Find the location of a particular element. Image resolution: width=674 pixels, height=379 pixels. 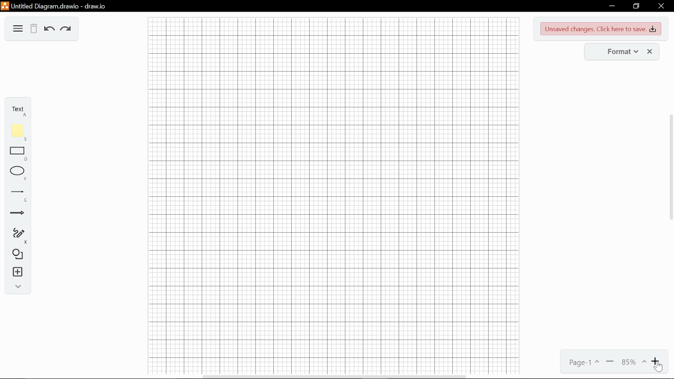

current page is located at coordinates (584, 362).